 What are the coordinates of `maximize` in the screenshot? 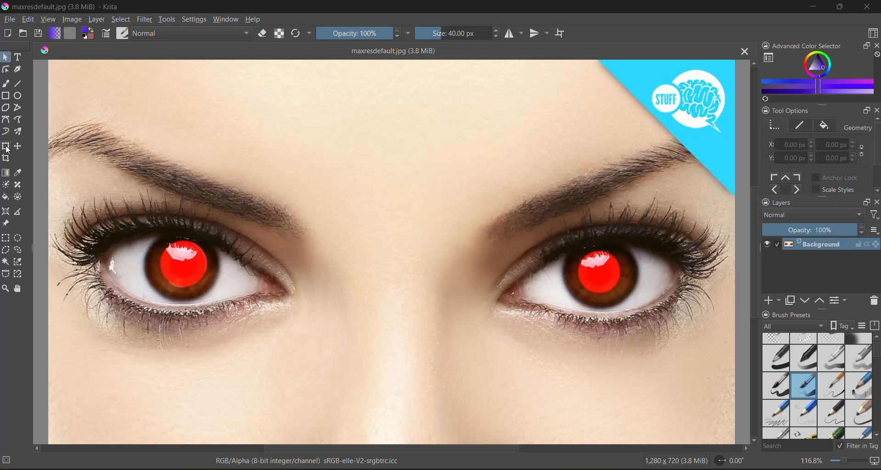 It's located at (844, 8).